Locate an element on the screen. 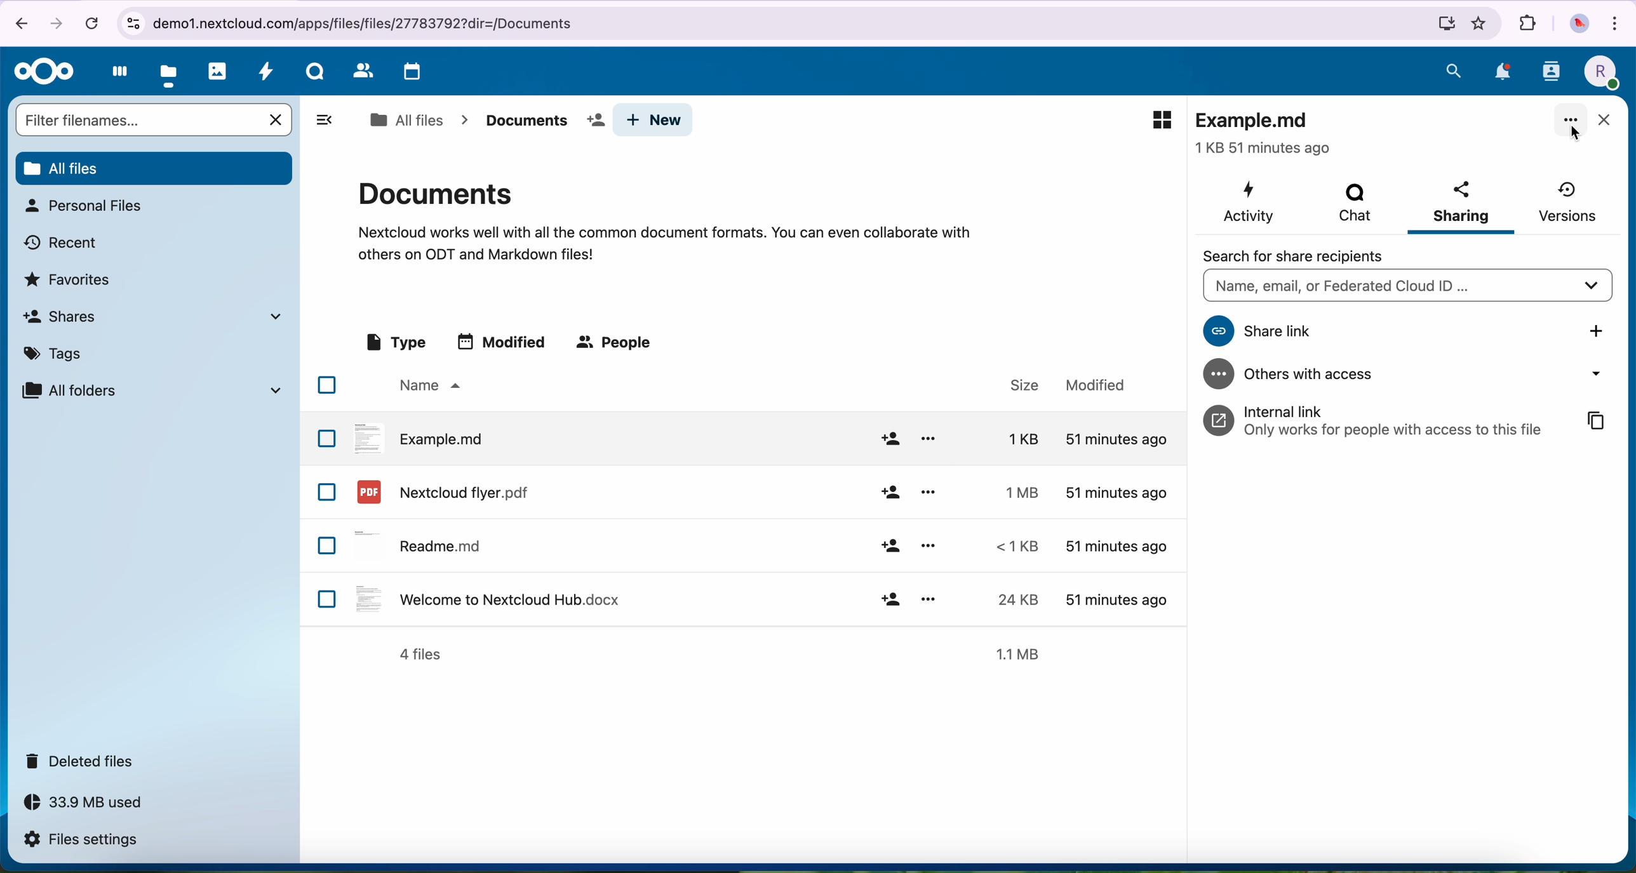 The width and height of the screenshot is (1636, 873). new button is located at coordinates (654, 120).